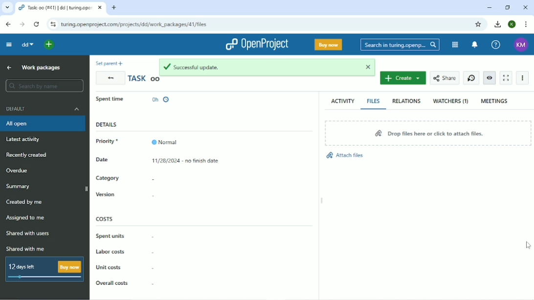 This screenshot has height=300, width=534. Describe the element at coordinates (111, 251) in the screenshot. I see `Labor costs` at that location.